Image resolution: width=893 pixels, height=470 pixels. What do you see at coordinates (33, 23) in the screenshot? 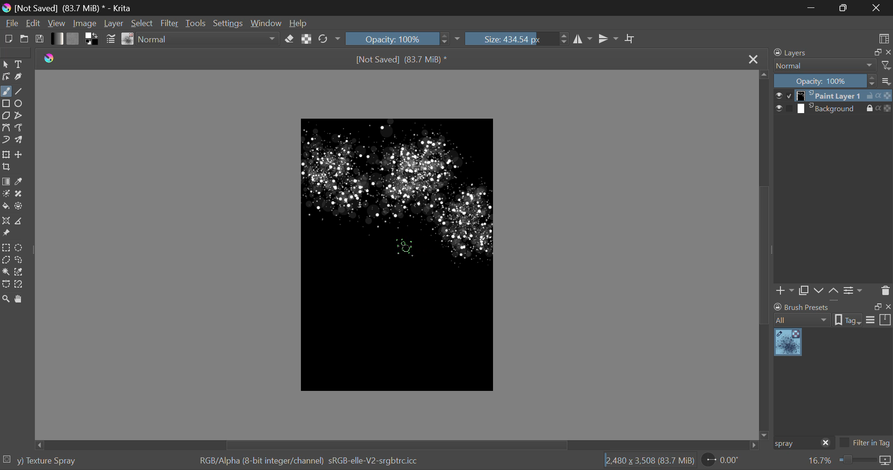
I see `Edit` at bounding box center [33, 23].